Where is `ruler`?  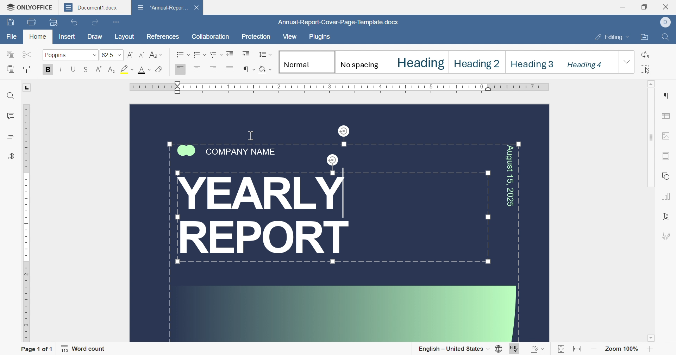
ruler is located at coordinates (25, 222).